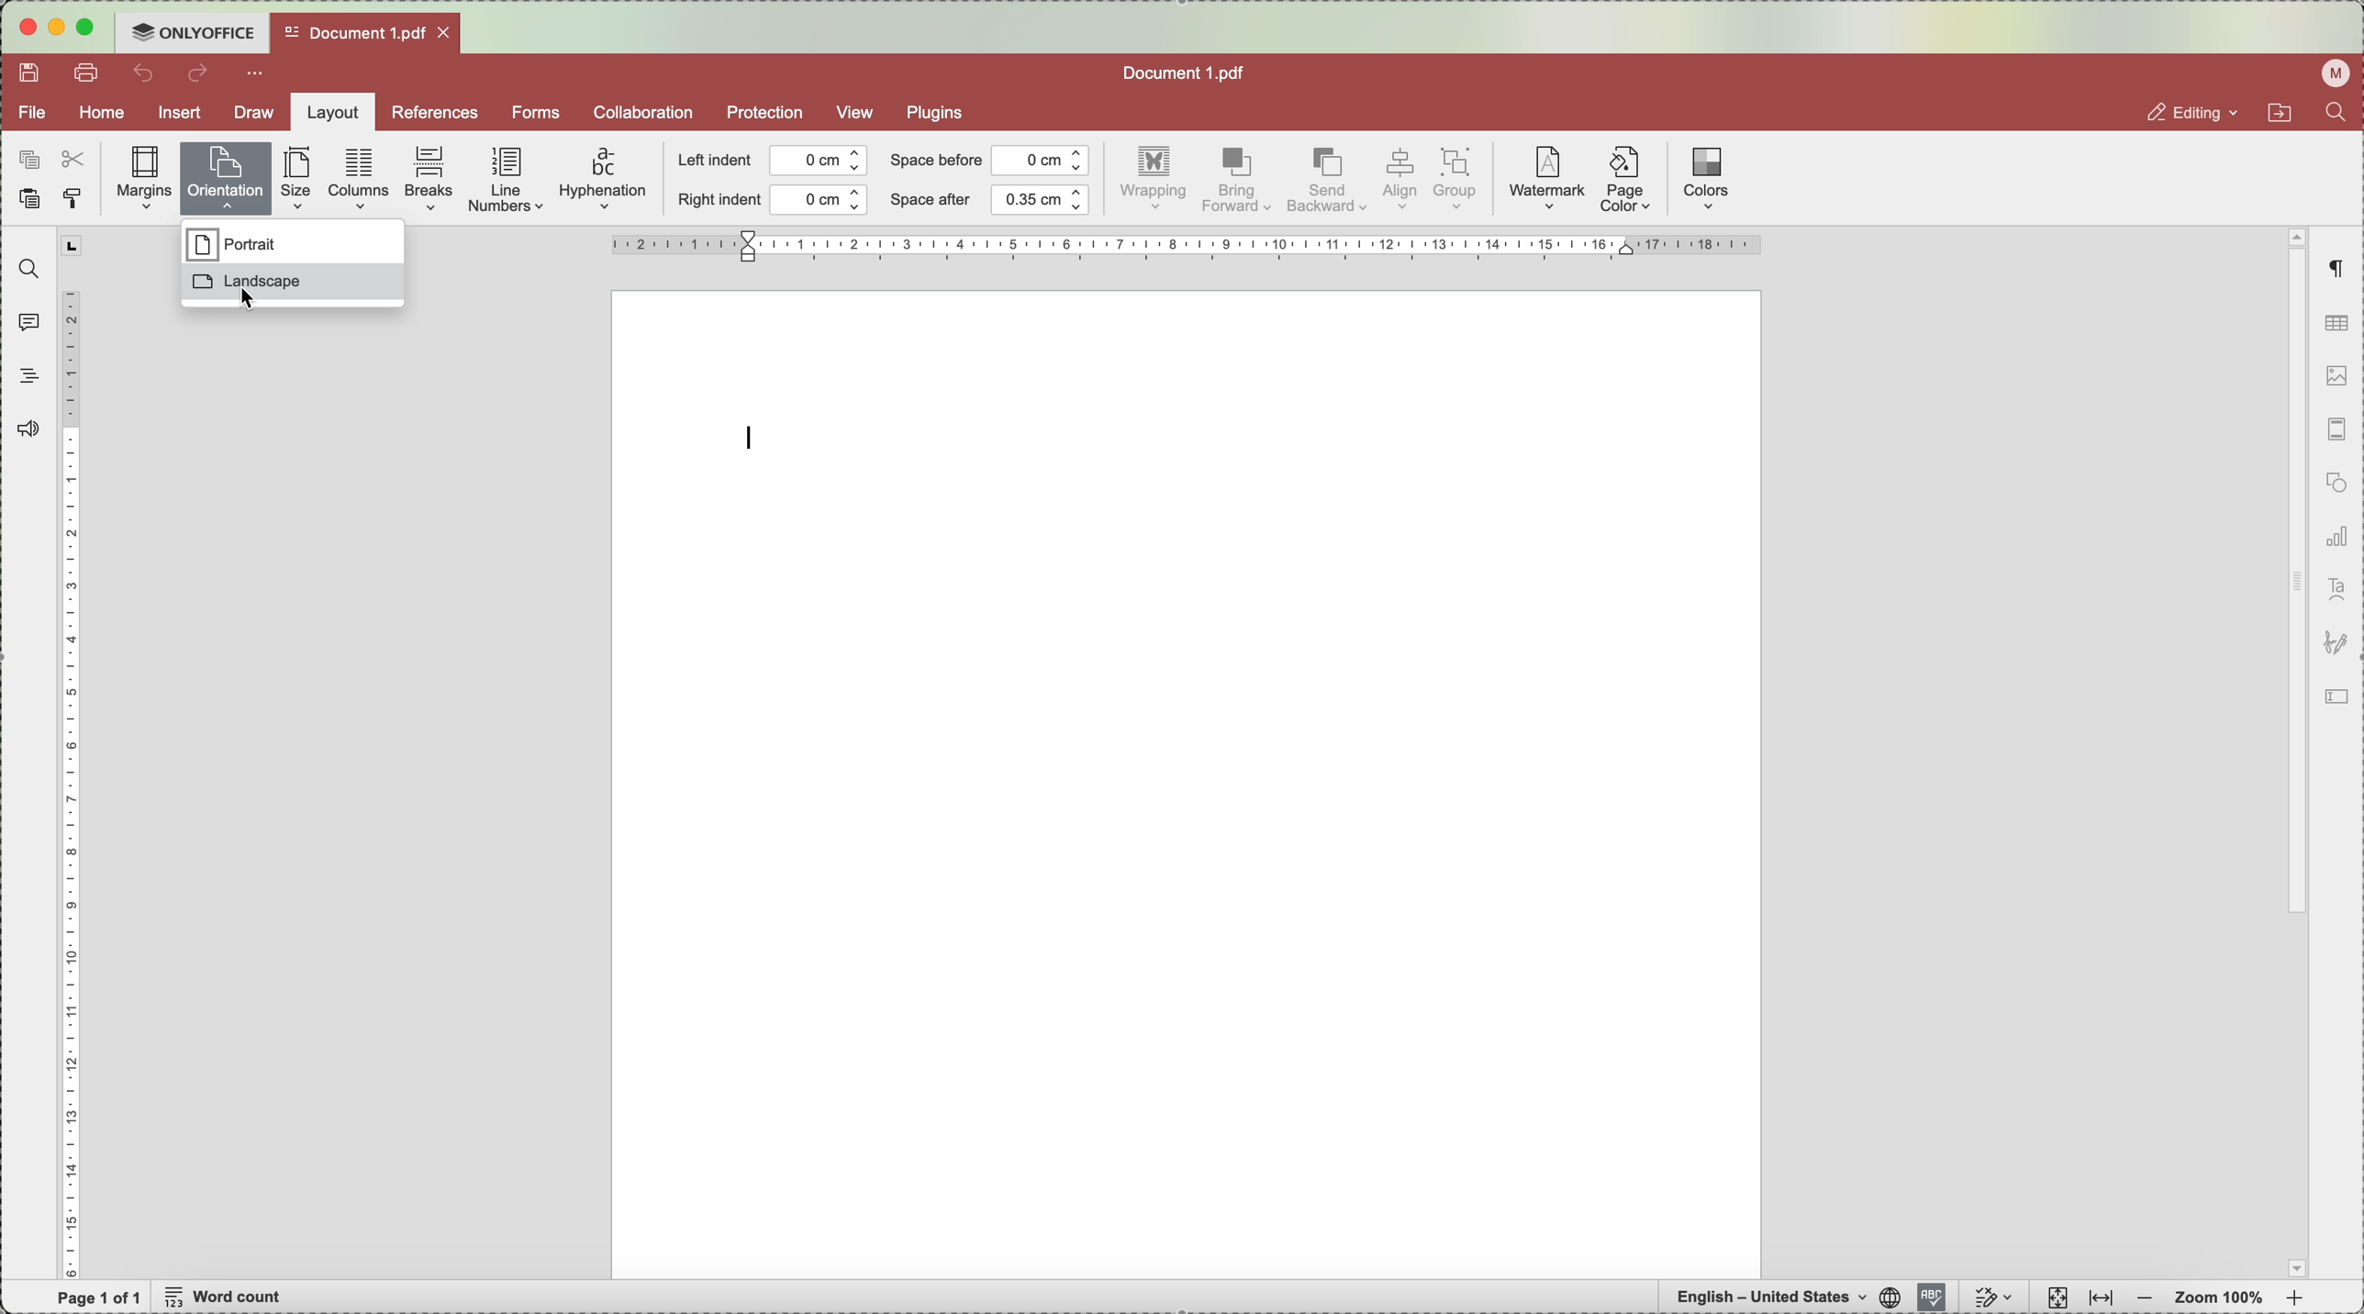  I want to click on send backward, so click(1326, 183).